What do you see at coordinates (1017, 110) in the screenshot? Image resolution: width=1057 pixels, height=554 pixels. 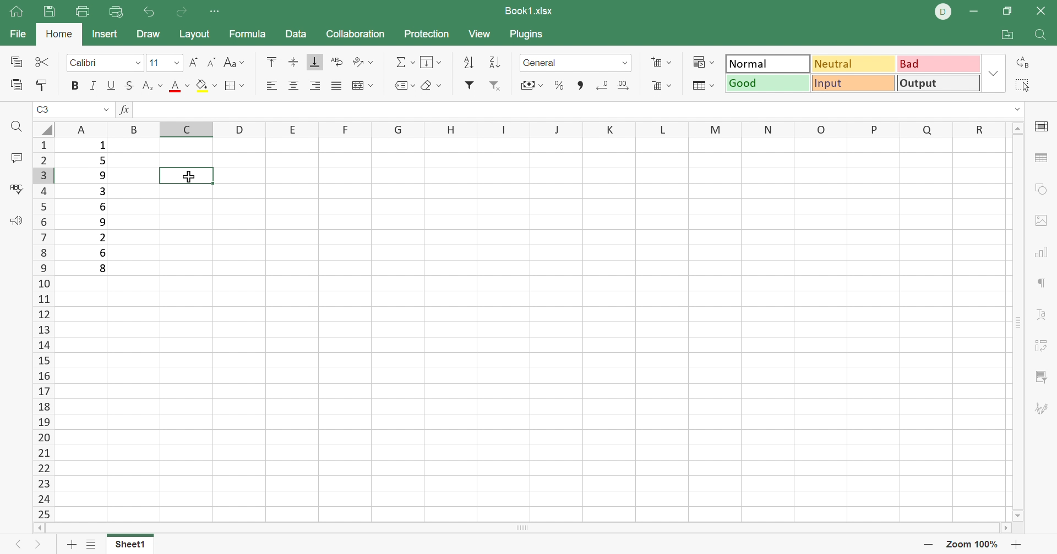 I see `Drop down` at bounding box center [1017, 110].